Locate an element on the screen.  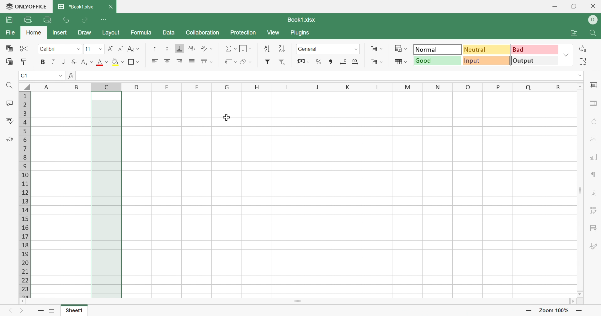
Underline is located at coordinates (63, 62).